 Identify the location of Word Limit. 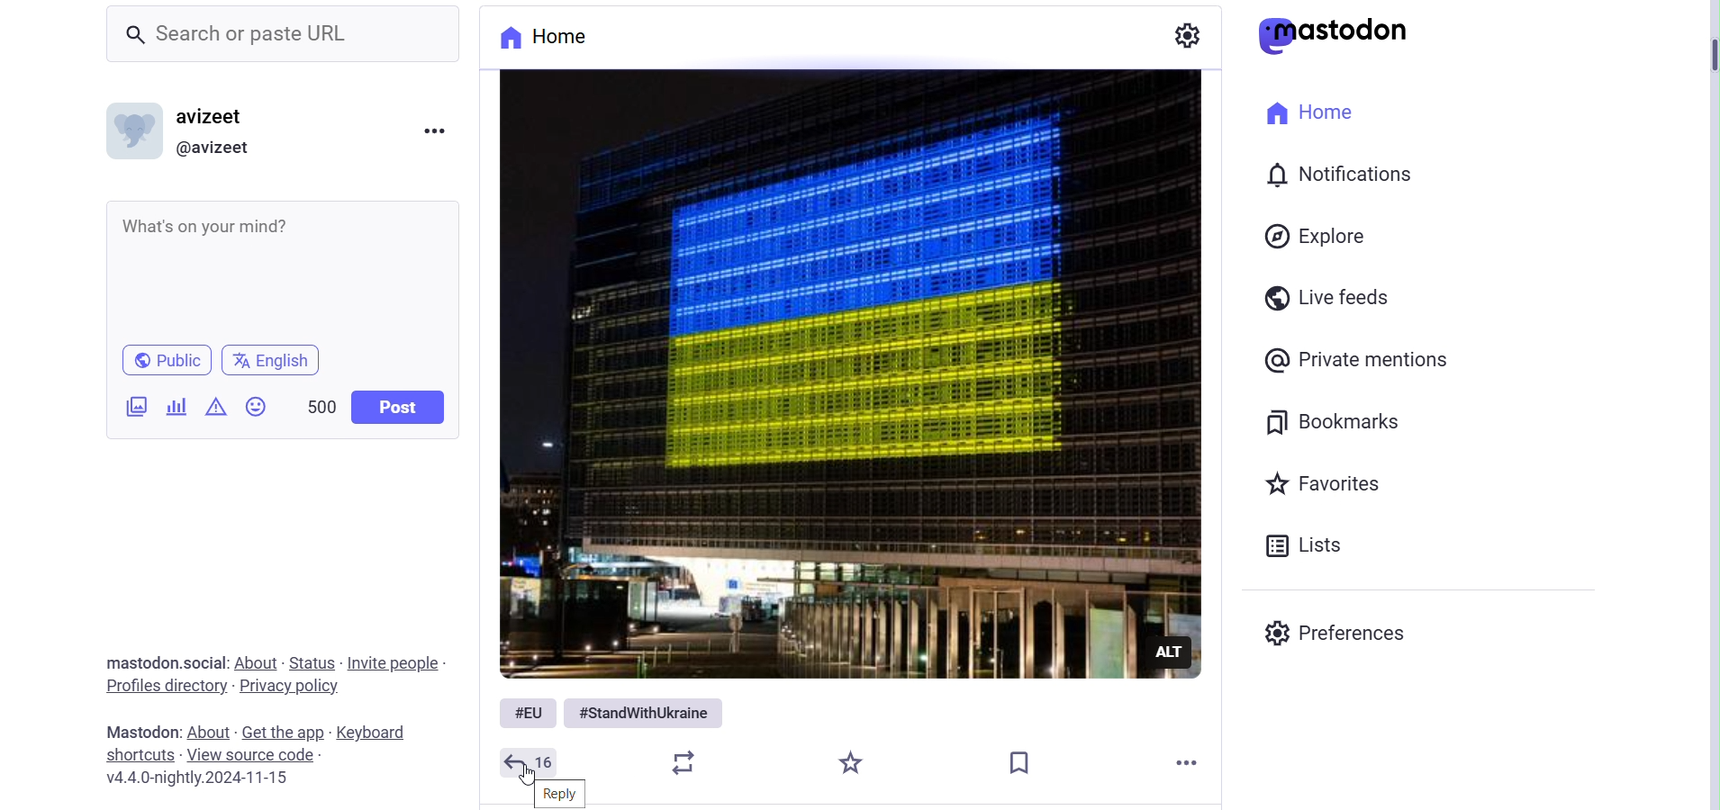
(322, 407).